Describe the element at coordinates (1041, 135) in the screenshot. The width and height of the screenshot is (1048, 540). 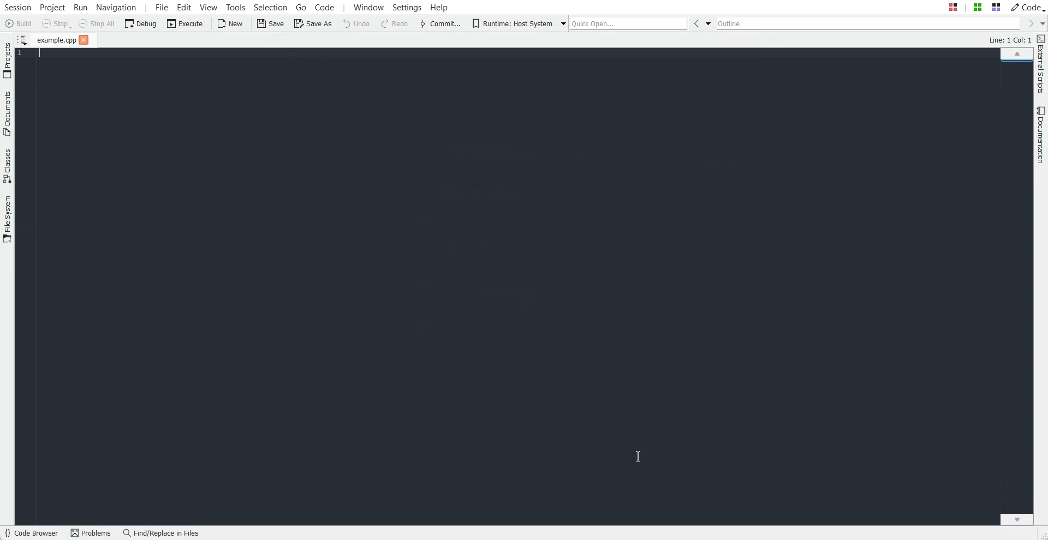
I see `Documentation` at that location.